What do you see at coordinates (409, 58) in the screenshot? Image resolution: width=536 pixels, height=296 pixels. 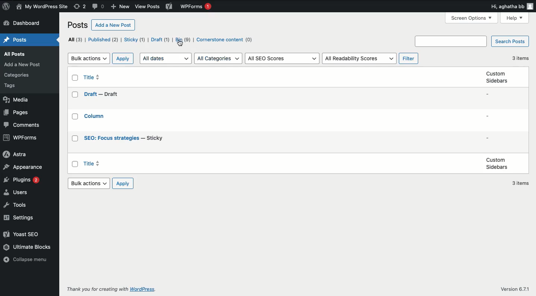 I see `Filter` at bounding box center [409, 58].